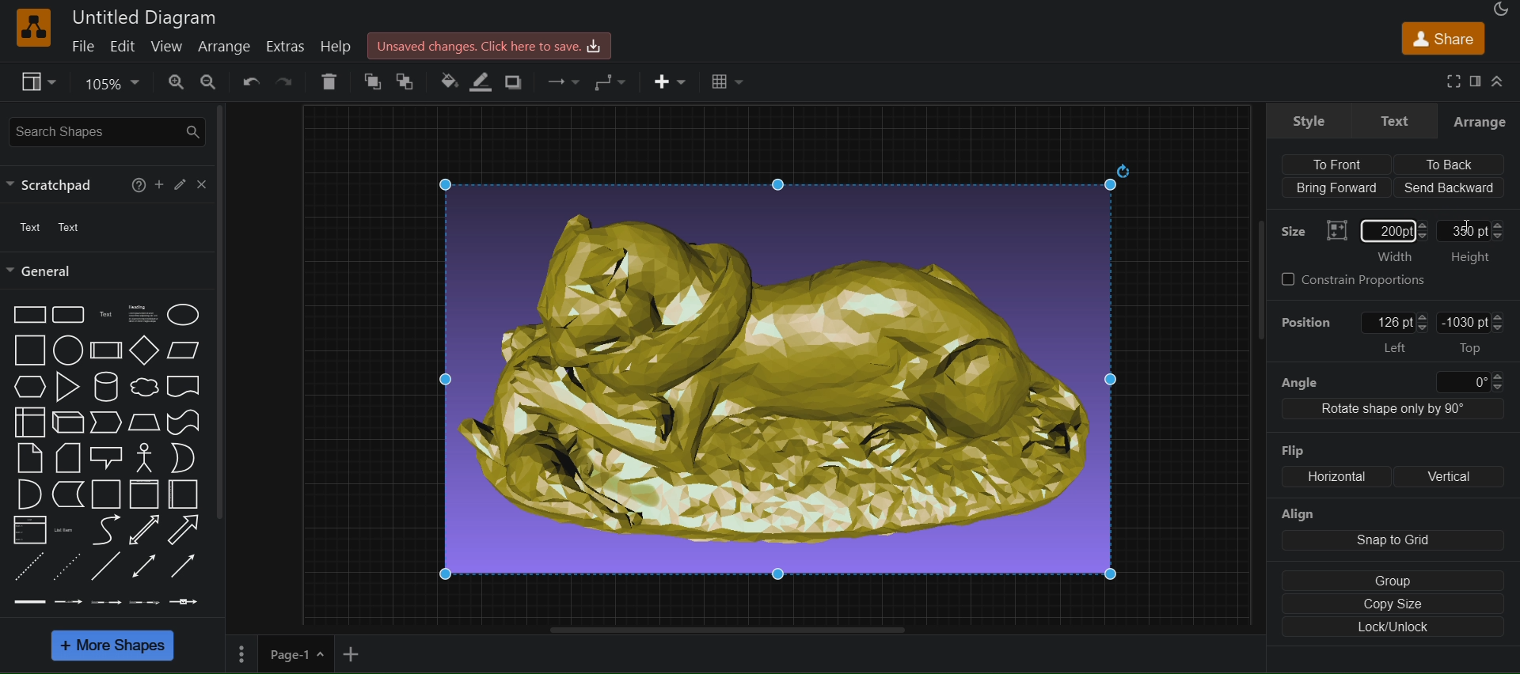  What do you see at coordinates (239, 657) in the screenshot?
I see `Menu` at bounding box center [239, 657].